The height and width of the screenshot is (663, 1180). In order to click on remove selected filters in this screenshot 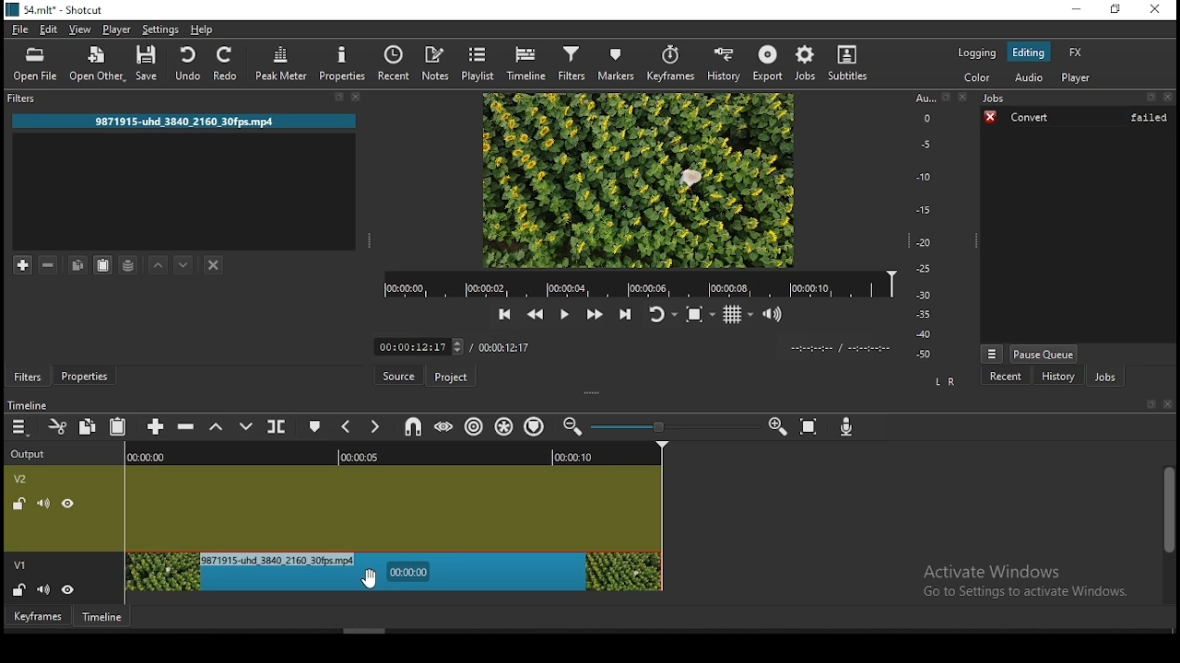, I will do `click(51, 263)`.